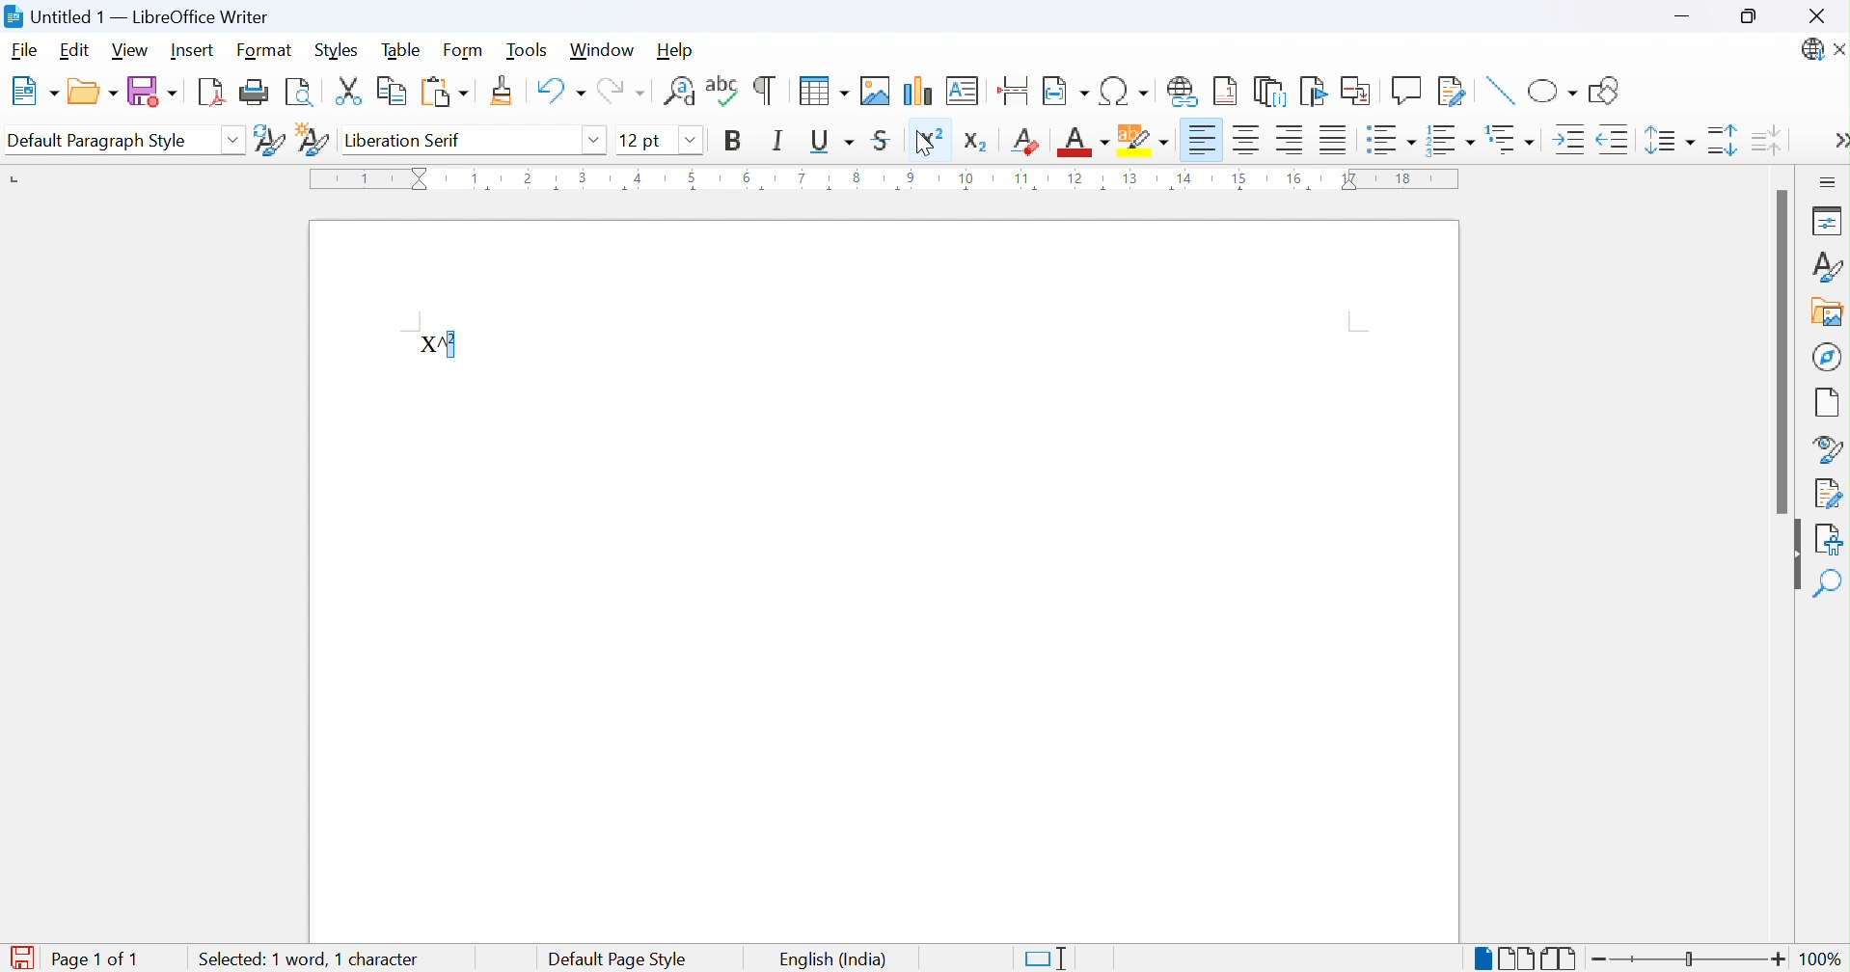 This screenshot has width=1850, height=972. I want to click on Window, so click(600, 51).